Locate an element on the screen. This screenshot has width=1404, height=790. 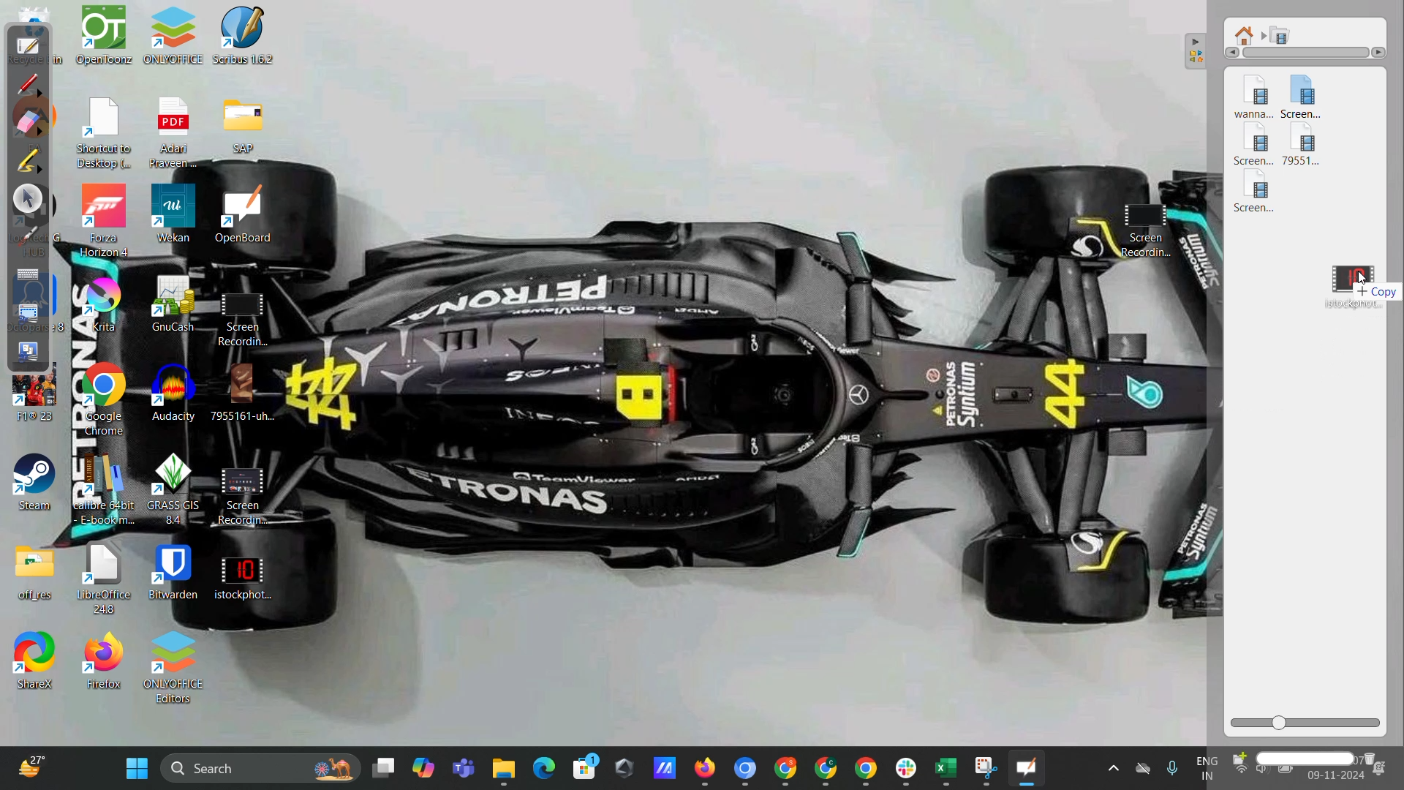
GnuCash is located at coordinates (175, 305).